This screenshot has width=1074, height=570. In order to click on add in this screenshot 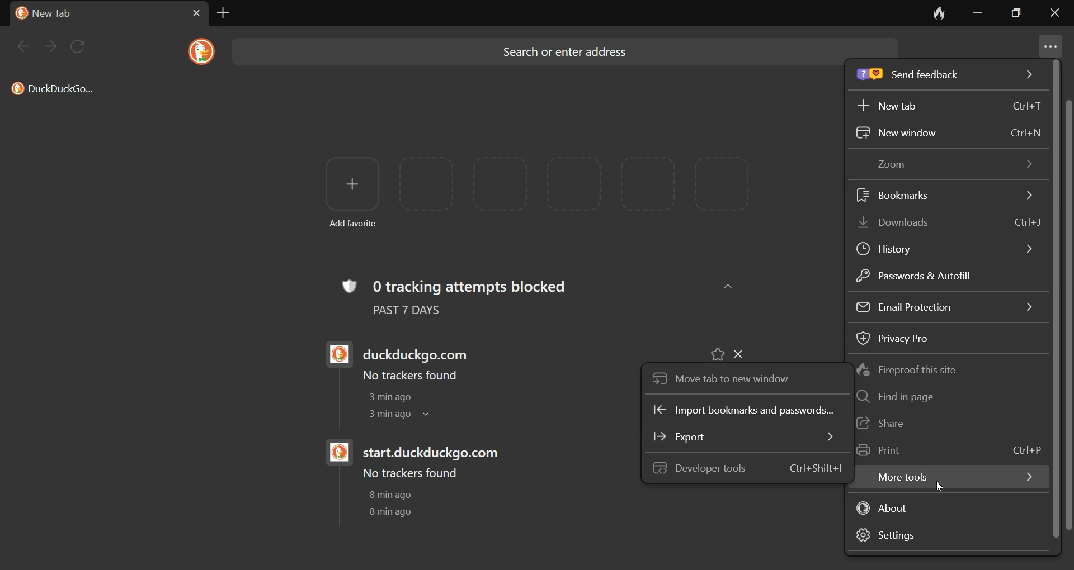, I will do `click(347, 184)`.